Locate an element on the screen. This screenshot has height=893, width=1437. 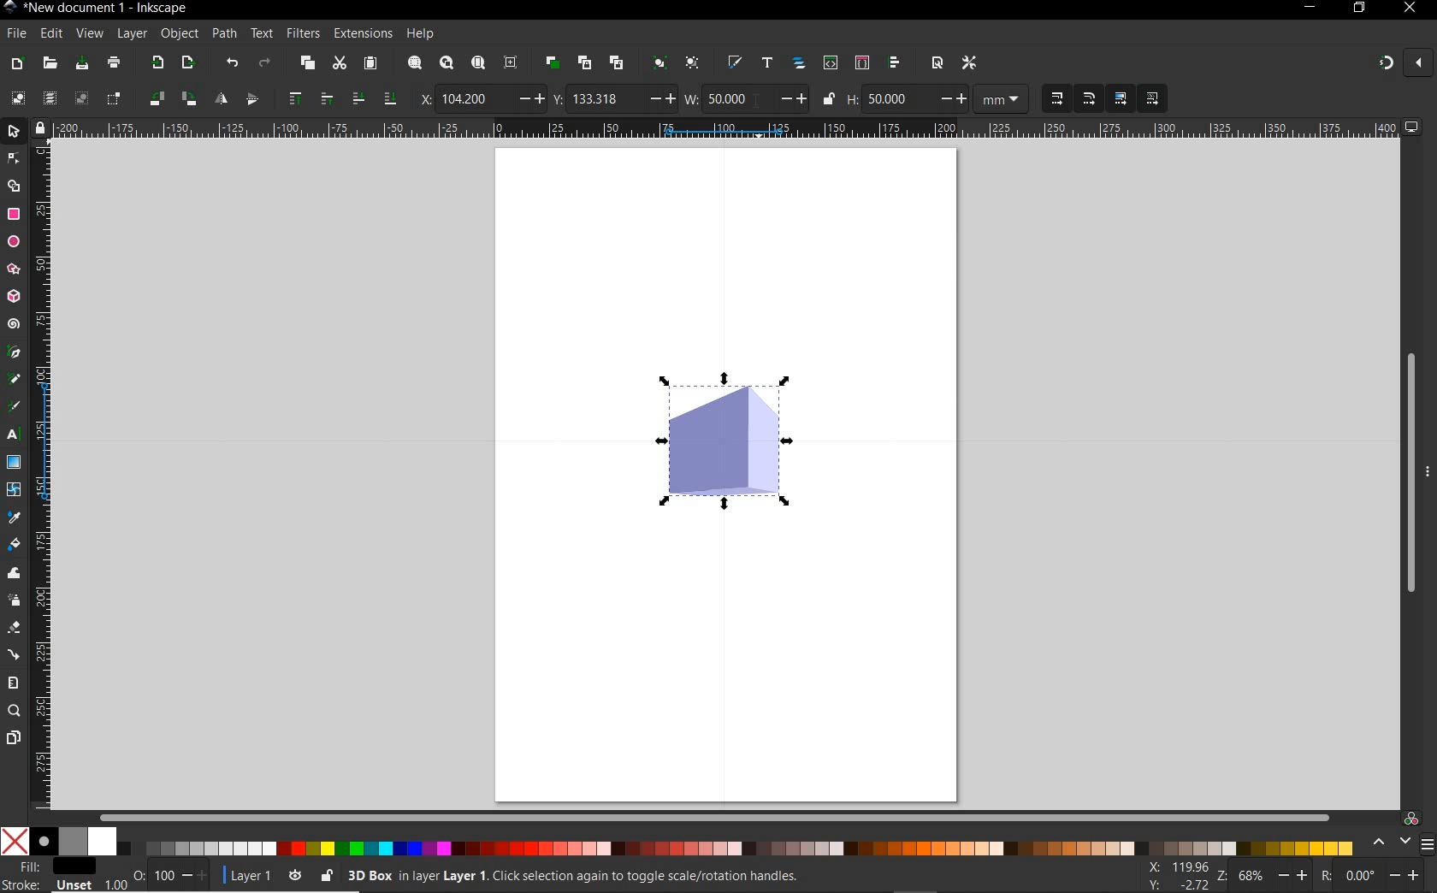
lower selection is located at coordinates (357, 99).